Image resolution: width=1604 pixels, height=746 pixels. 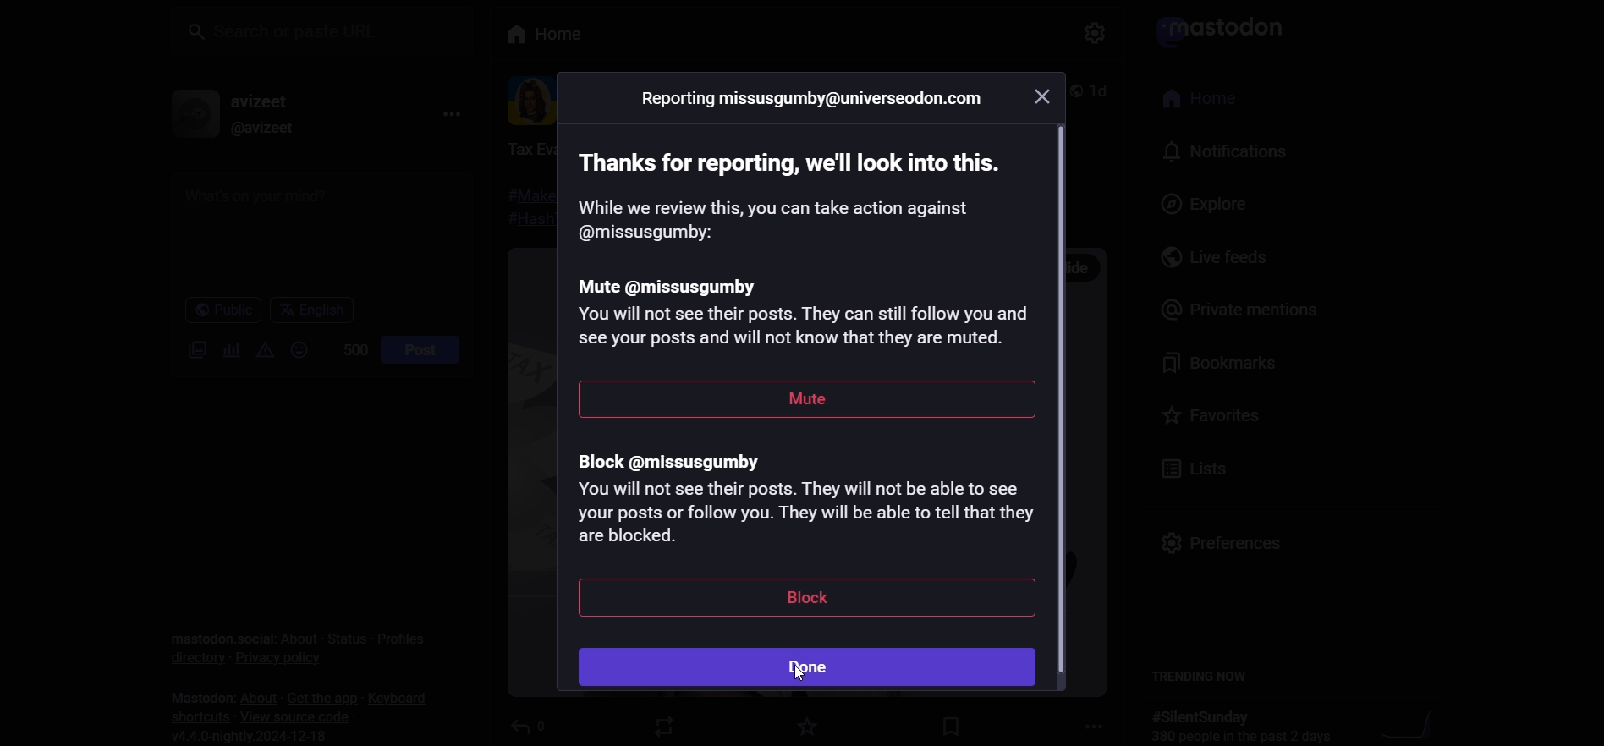 What do you see at coordinates (801, 249) in the screenshot?
I see `mute instructions` at bounding box center [801, 249].